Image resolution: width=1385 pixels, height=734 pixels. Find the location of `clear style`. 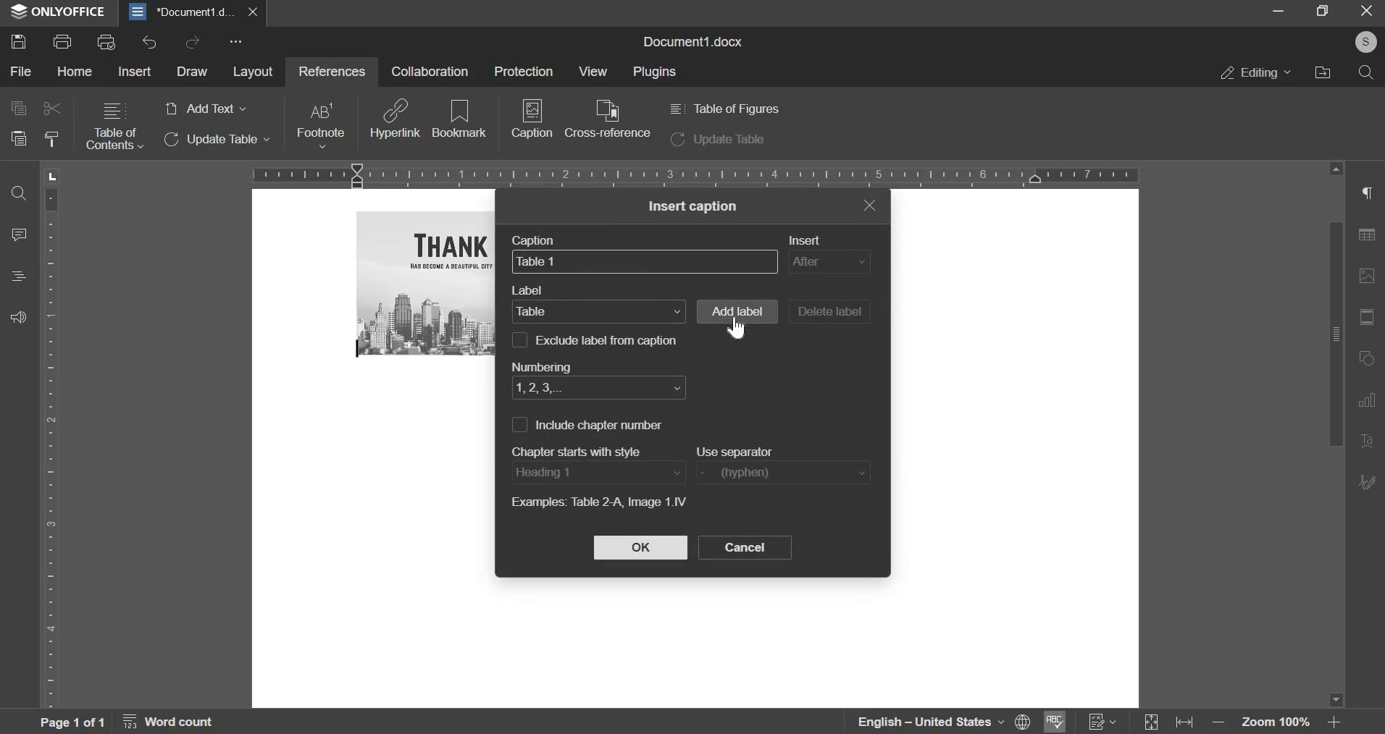

clear style is located at coordinates (51, 140).